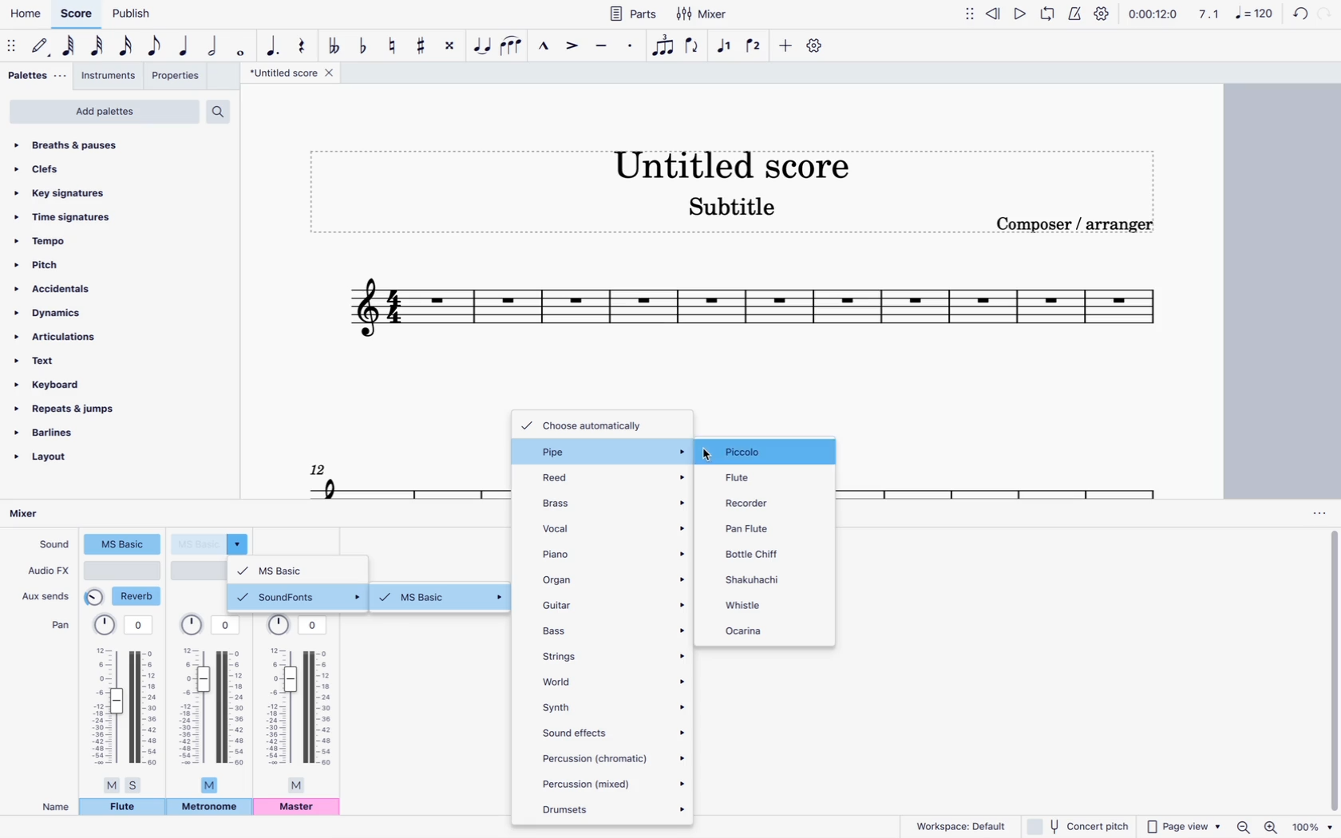 This screenshot has width=1341, height=838. I want to click on audio fx, so click(48, 572).